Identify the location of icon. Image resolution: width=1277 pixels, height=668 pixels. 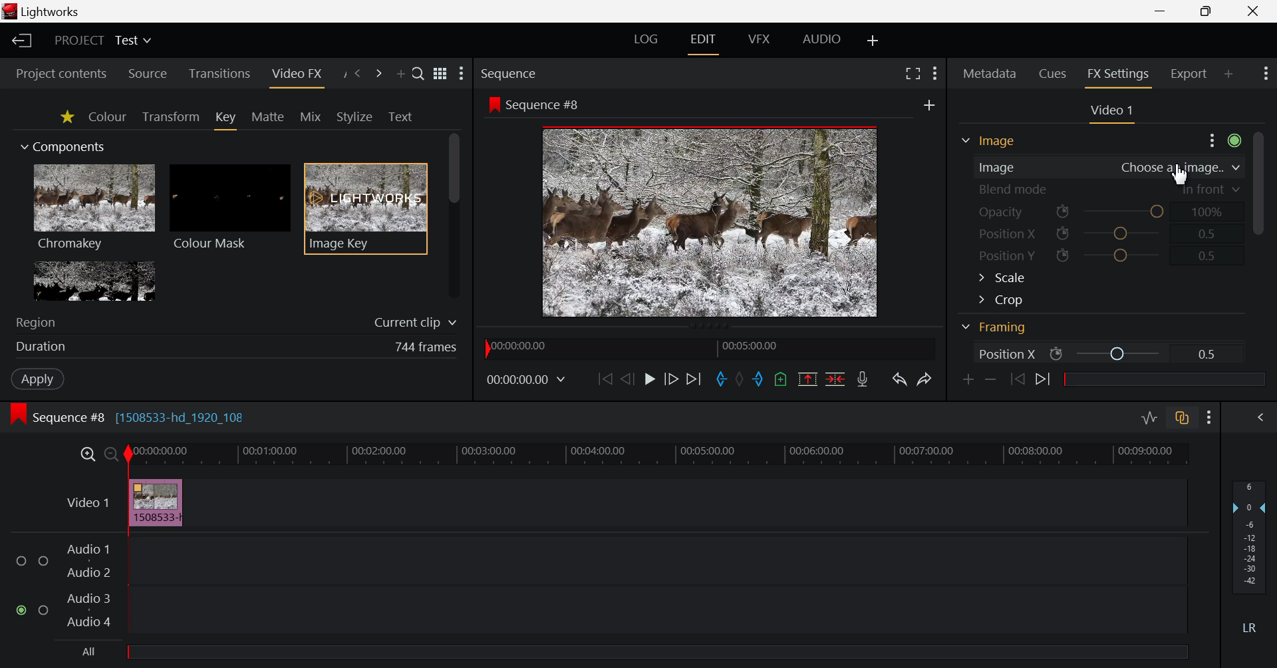
(493, 104).